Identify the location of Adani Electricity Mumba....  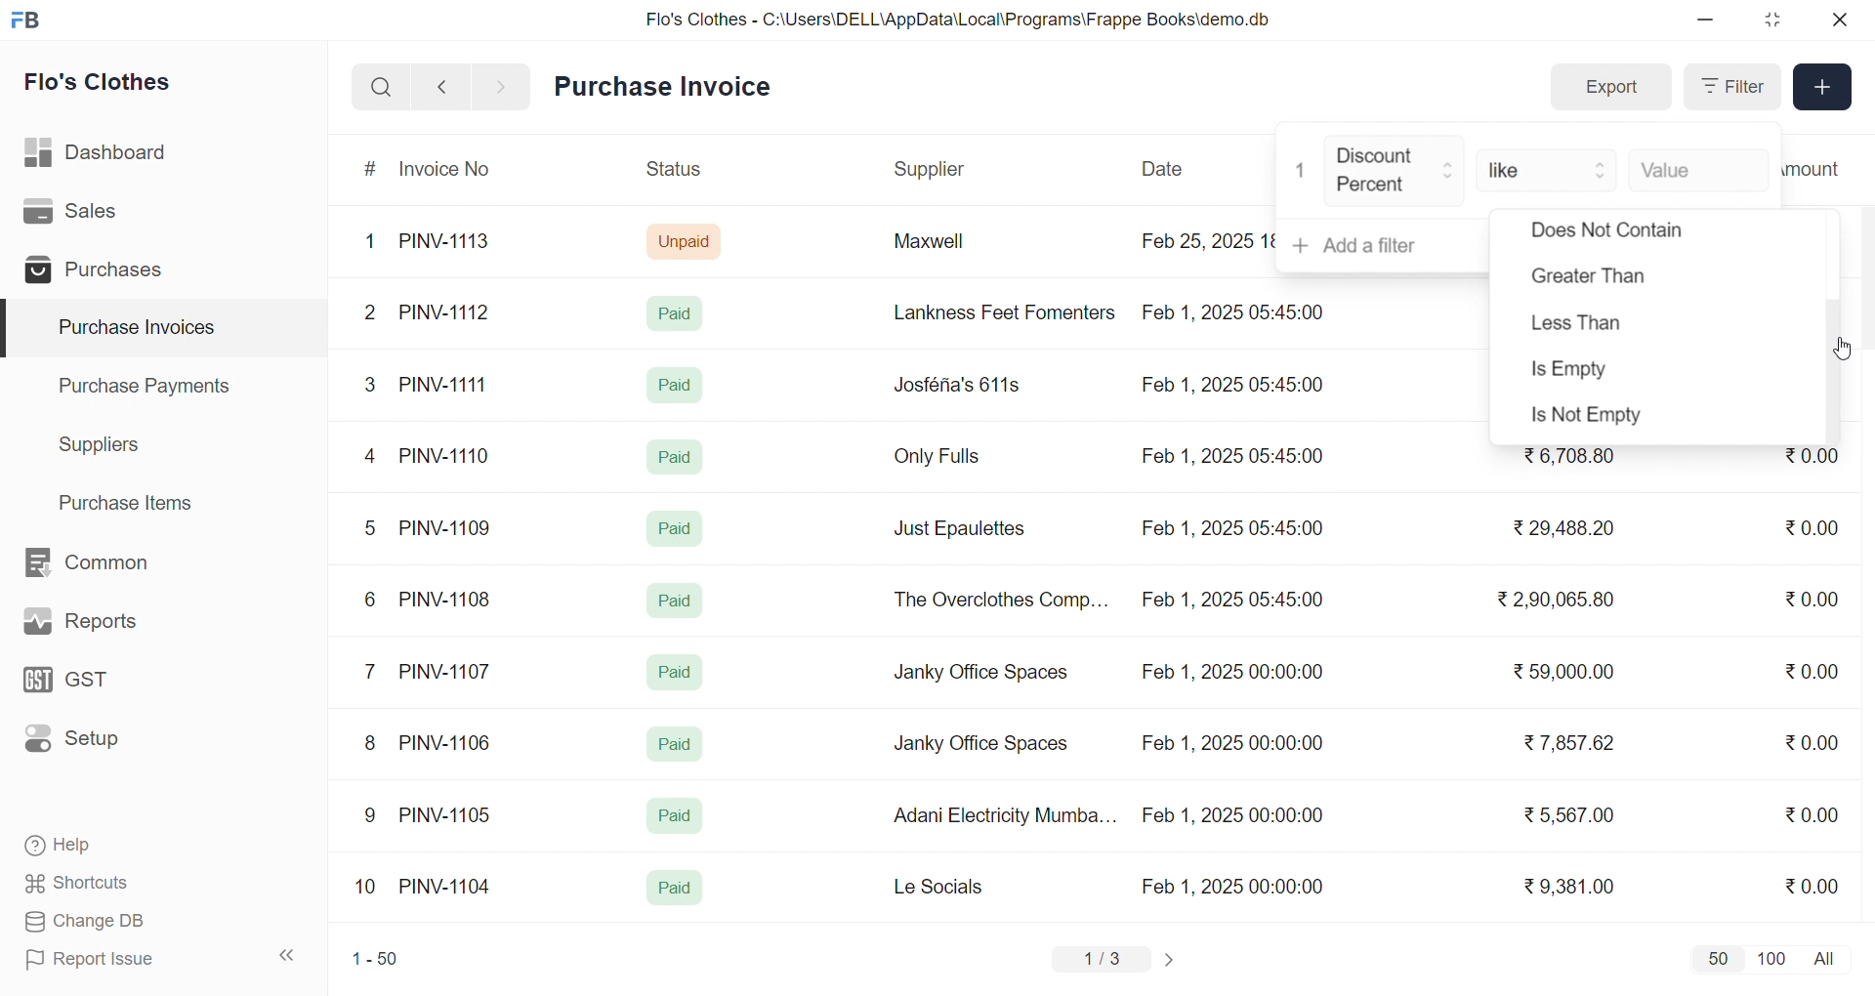
(1007, 816).